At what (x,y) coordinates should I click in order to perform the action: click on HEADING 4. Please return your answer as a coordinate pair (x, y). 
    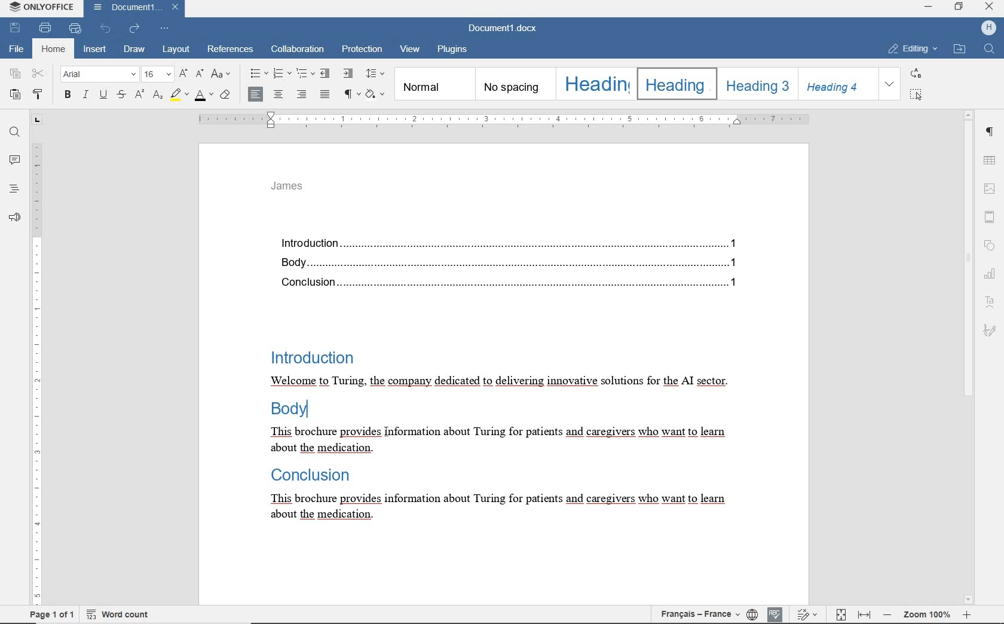
    Looking at the image, I should click on (837, 84).